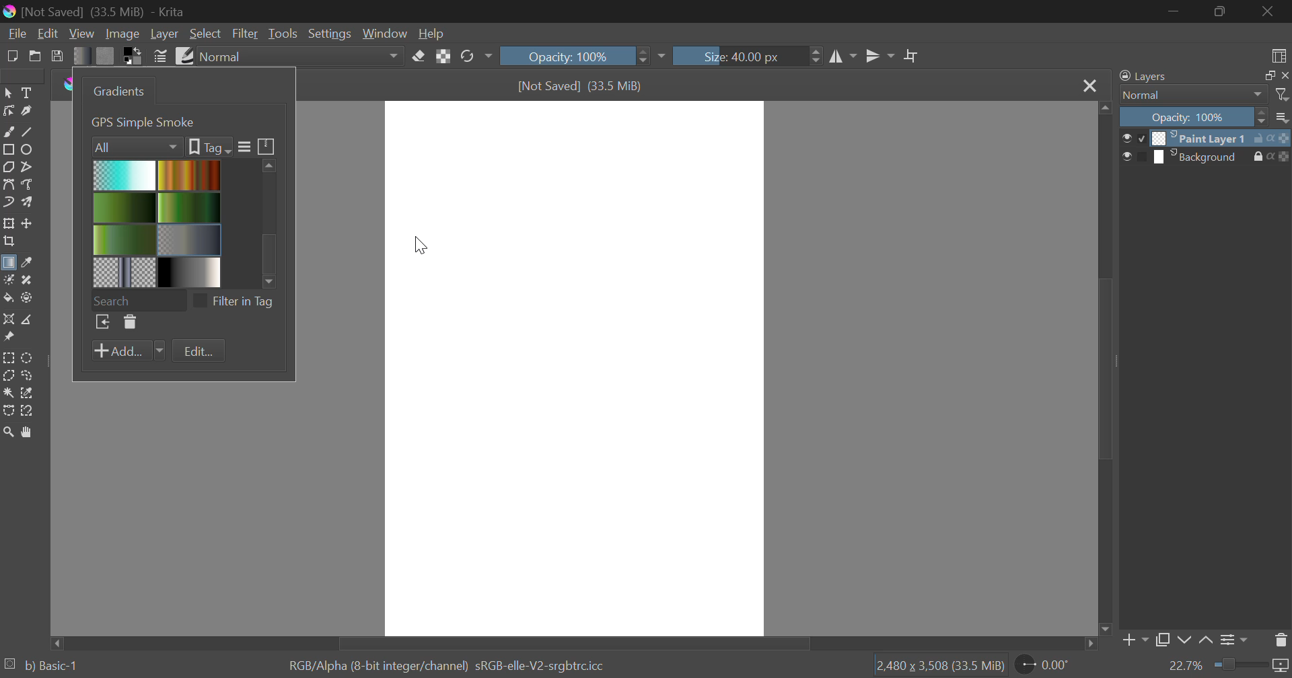 Image resolution: width=1292 pixels, height=678 pixels. Describe the element at coordinates (187, 272) in the screenshot. I see `Gradient 8` at that location.